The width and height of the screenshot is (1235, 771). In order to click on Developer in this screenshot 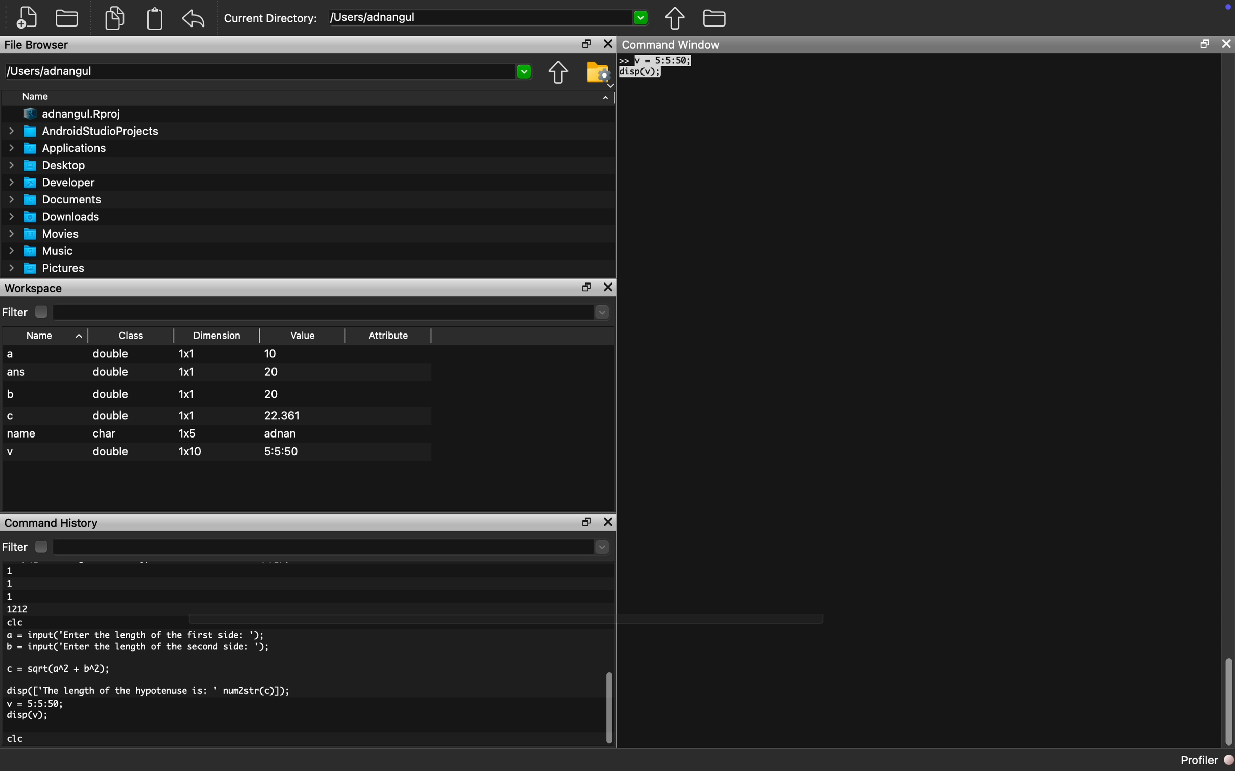, I will do `click(48, 182)`.